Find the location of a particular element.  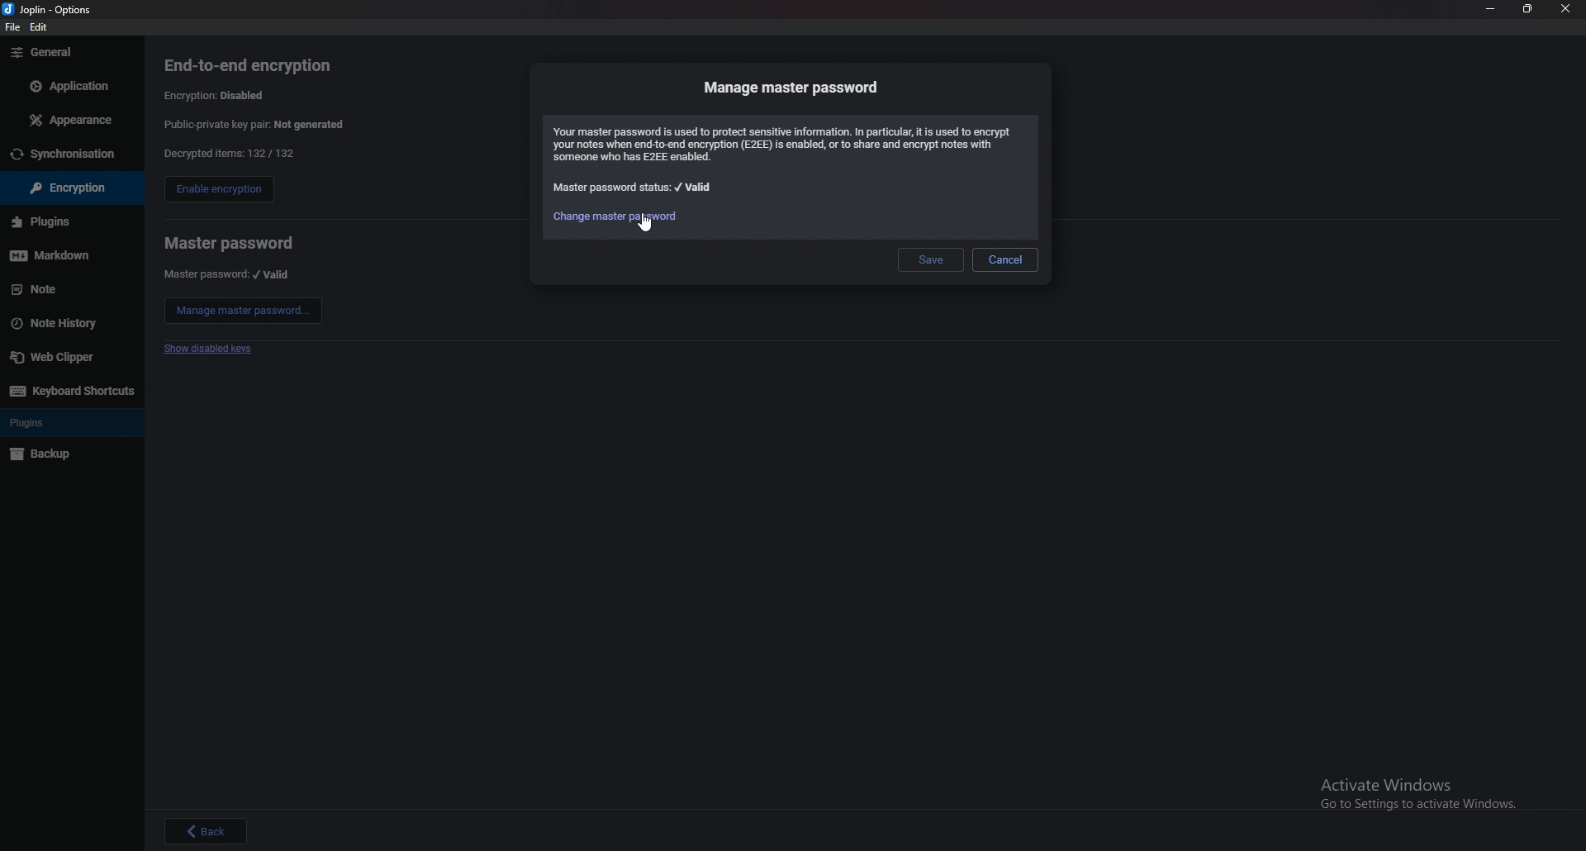

note is located at coordinates (66, 289).